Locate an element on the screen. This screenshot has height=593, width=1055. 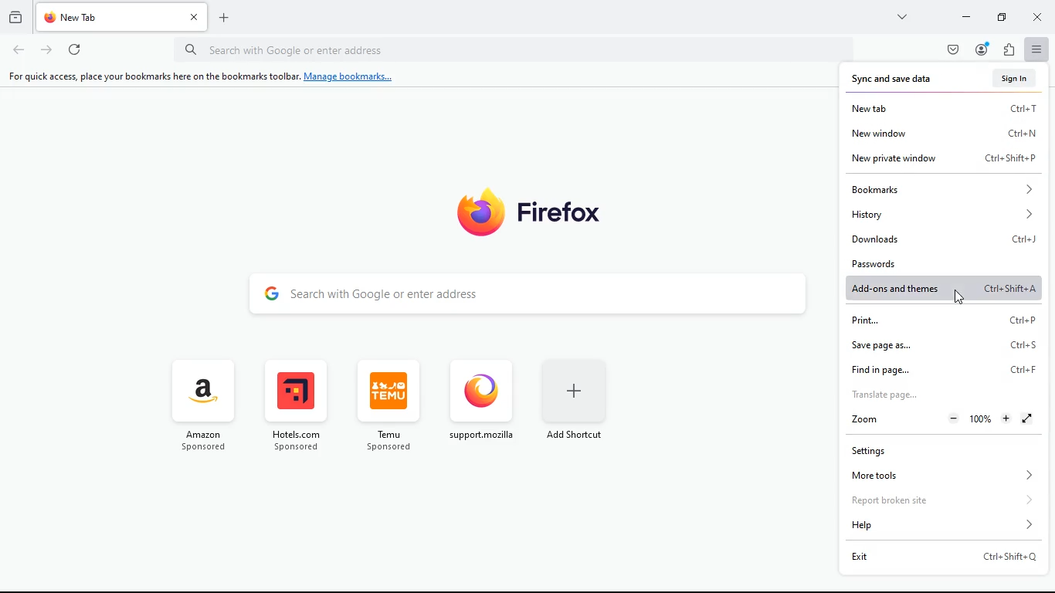
minimize is located at coordinates (963, 19).